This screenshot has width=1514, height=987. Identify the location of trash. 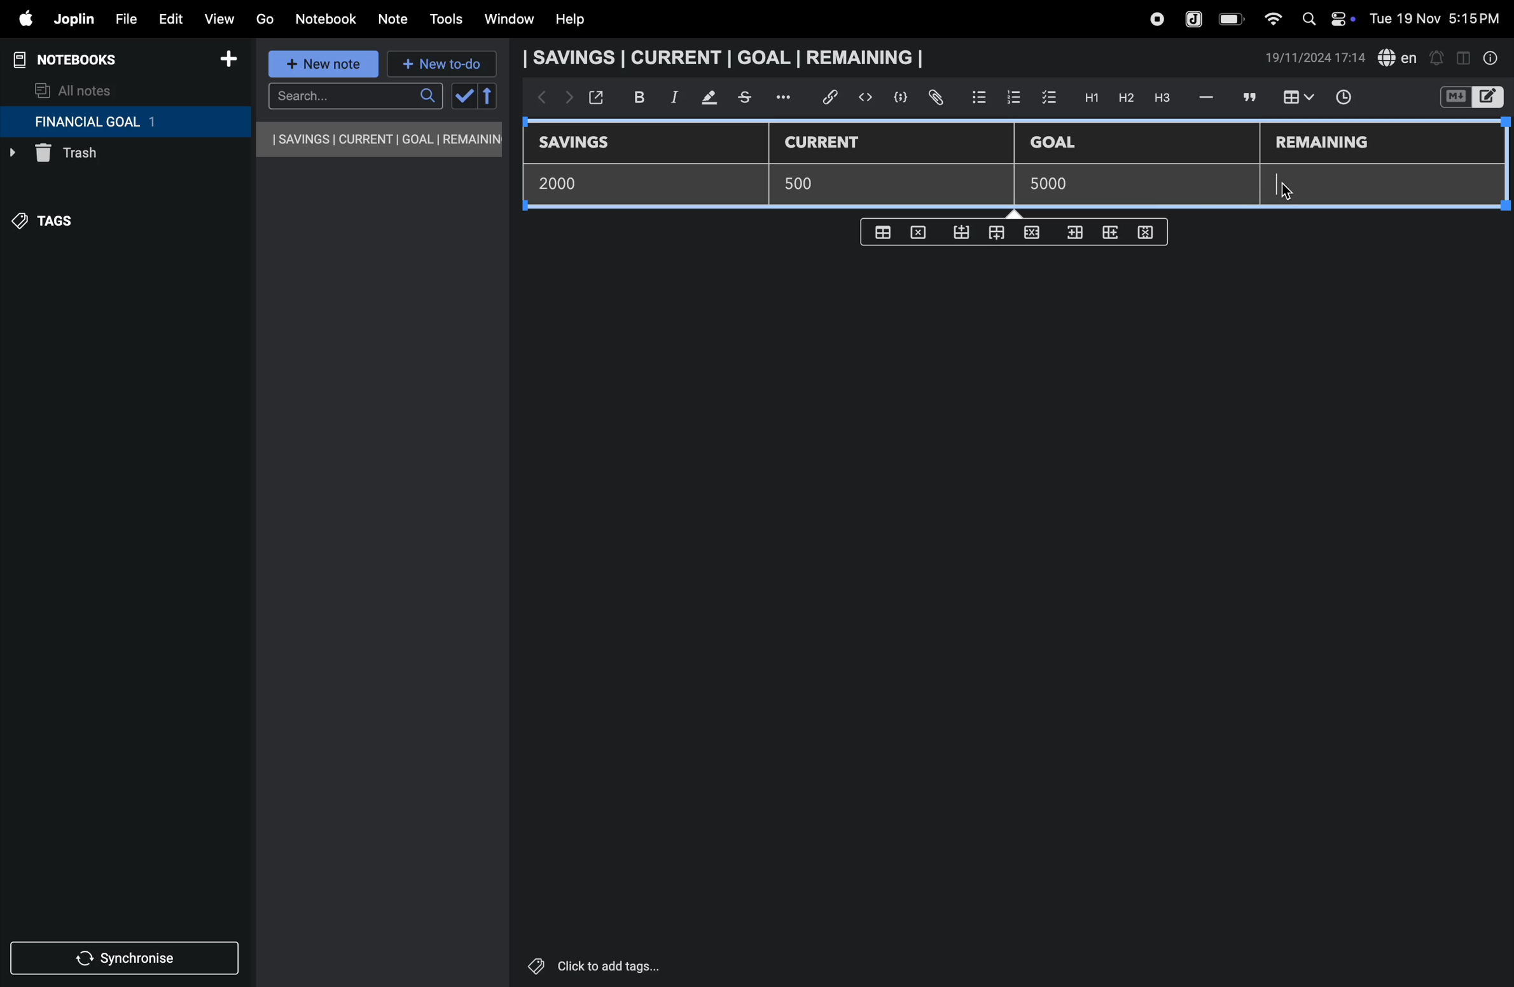
(99, 156).